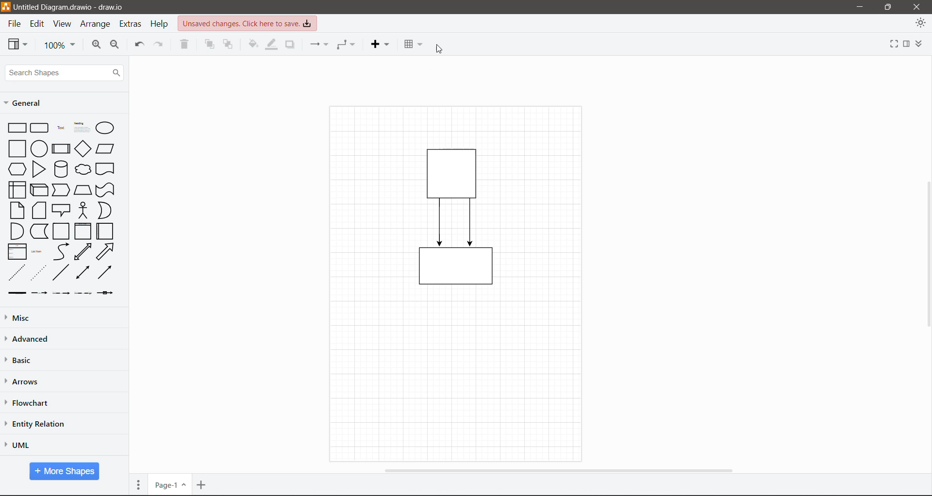  Describe the element at coordinates (61, 272) in the screenshot. I see `line` at that location.